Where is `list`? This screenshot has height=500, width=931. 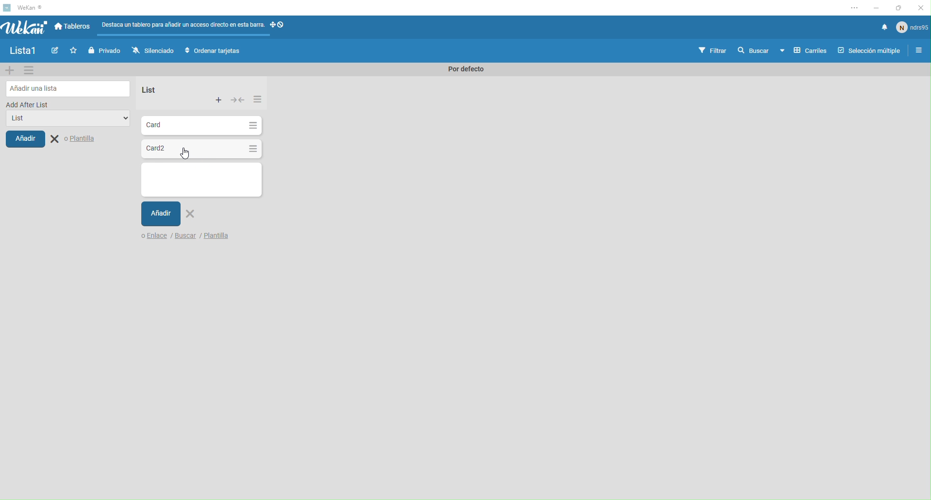 list is located at coordinates (163, 88).